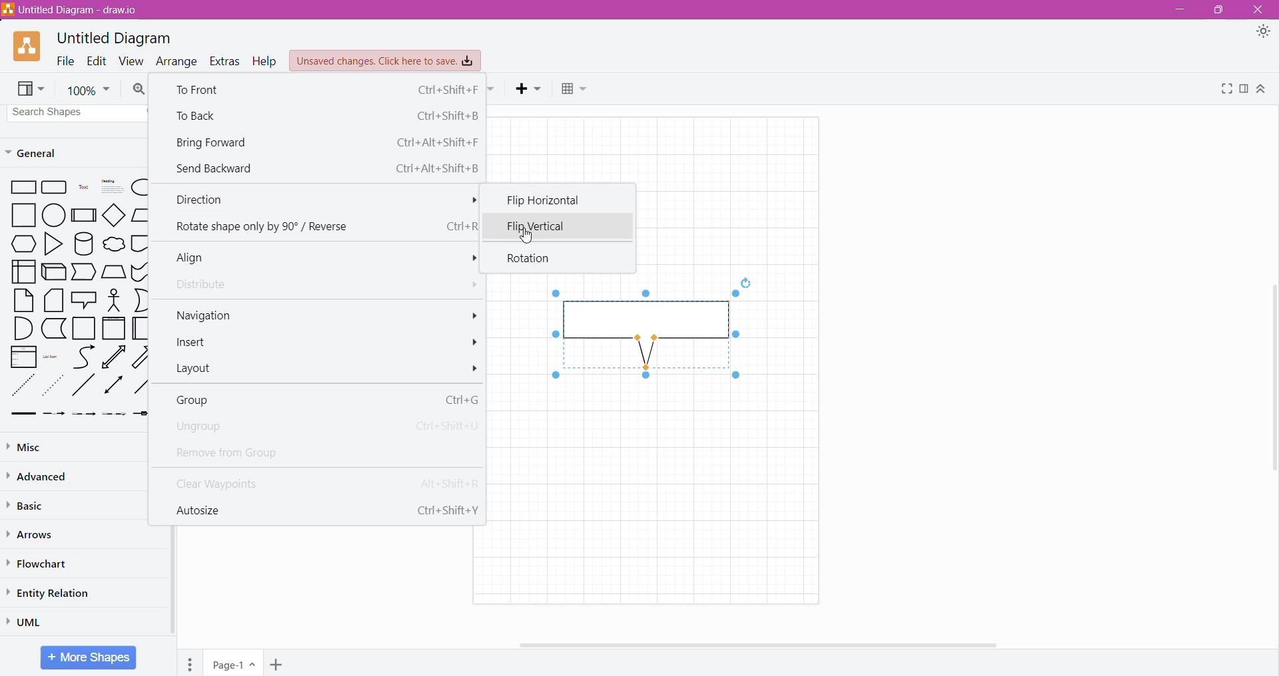  What do you see at coordinates (24, 300) in the screenshot?
I see `Paper Sheet` at bounding box center [24, 300].